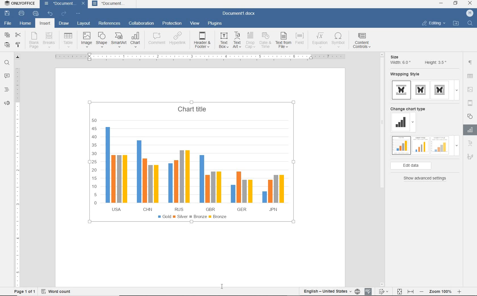 This screenshot has height=296, width=477. What do you see at coordinates (199, 56) in the screenshot?
I see `ruler` at bounding box center [199, 56].